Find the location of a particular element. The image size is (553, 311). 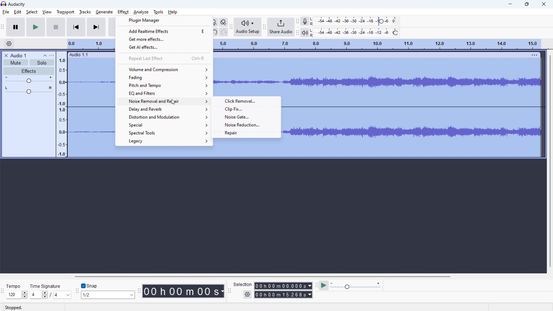

play is located at coordinates (36, 27).